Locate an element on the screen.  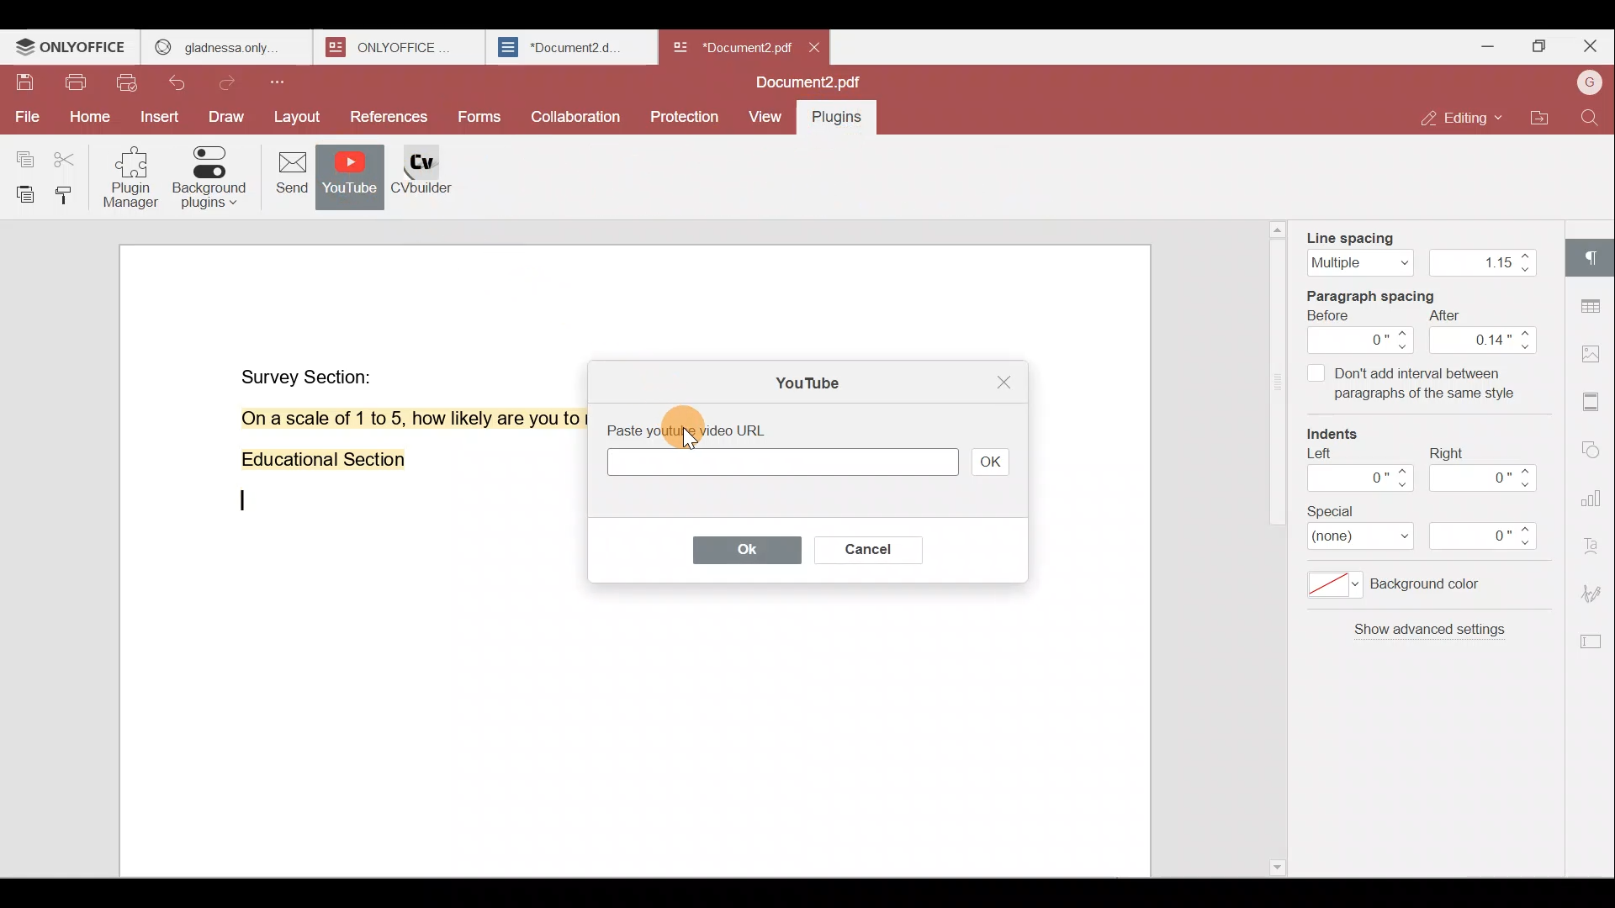
Collaboration is located at coordinates (574, 115).